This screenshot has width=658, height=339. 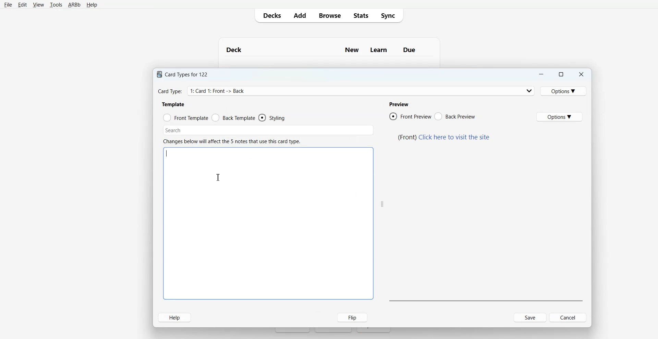 I want to click on Card Type, so click(x=345, y=91).